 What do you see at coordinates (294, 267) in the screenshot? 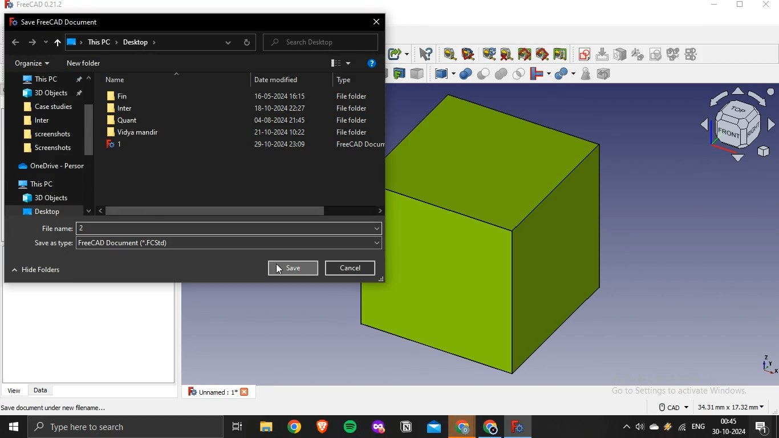
I see `Save` at bounding box center [294, 267].